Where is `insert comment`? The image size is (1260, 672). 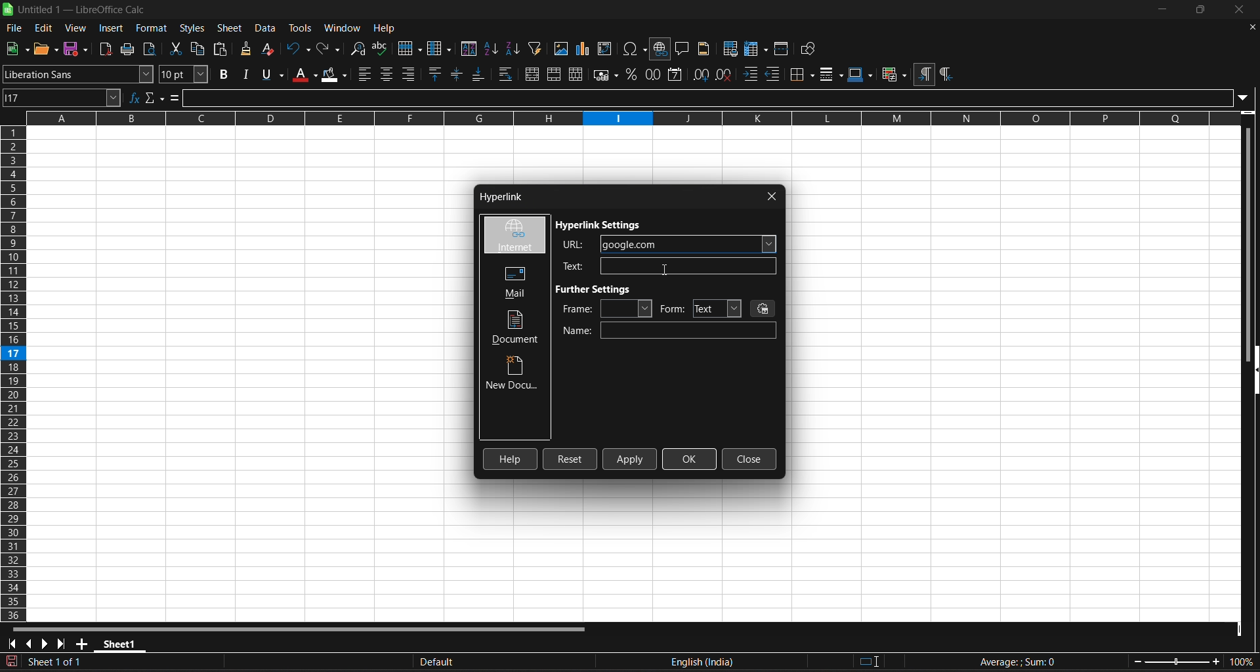 insert comment is located at coordinates (683, 48).